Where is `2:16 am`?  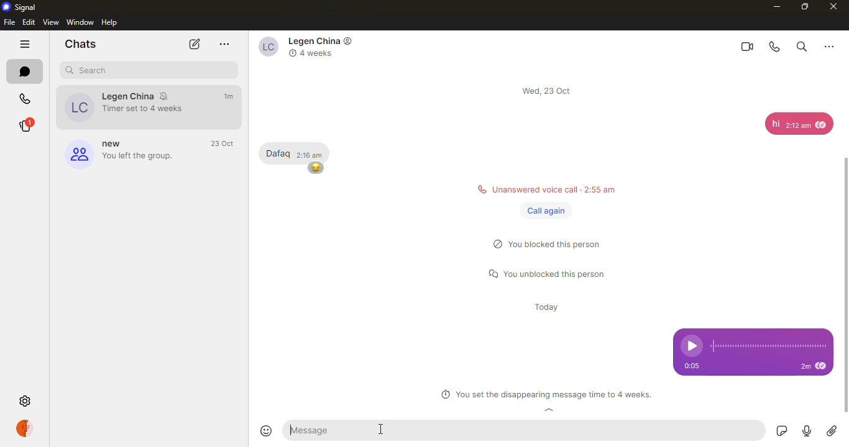
2:16 am is located at coordinates (310, 154).